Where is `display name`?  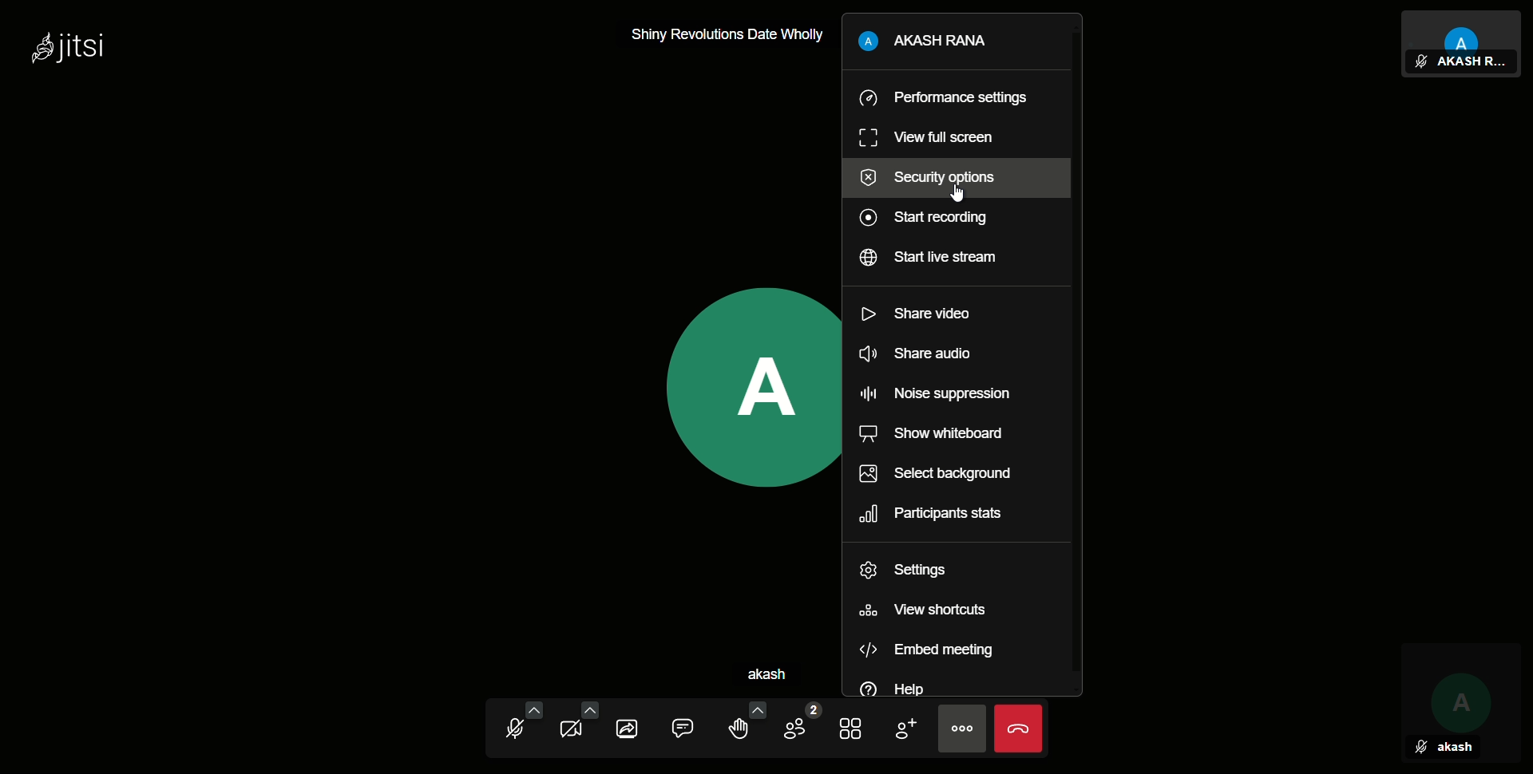
display name is located at coordinates (784, 674).